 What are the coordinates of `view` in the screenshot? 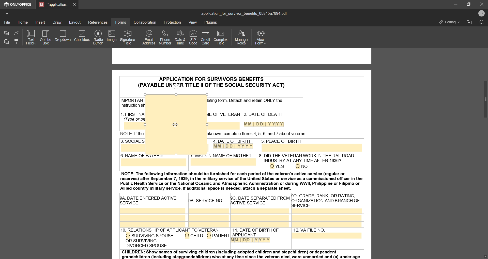 It's located at (193, 23).